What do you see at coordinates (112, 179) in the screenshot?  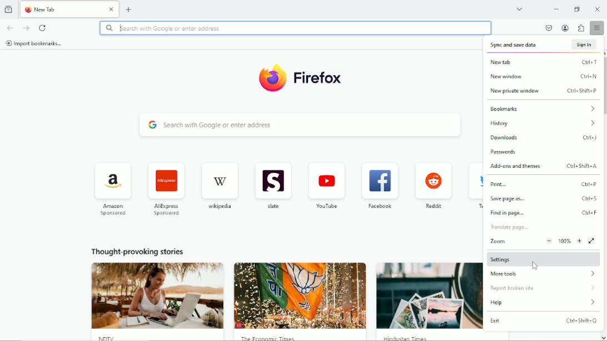 I see `icon` at bounding box center [112, 179].